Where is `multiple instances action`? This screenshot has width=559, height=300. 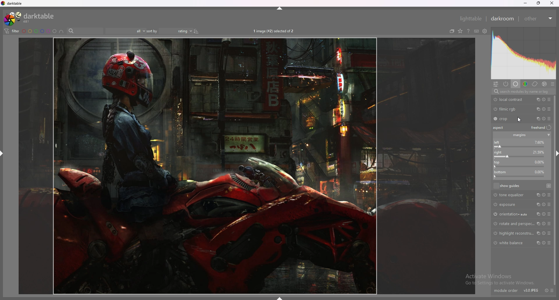 multiple instances action is located at coordinates (537, 194).